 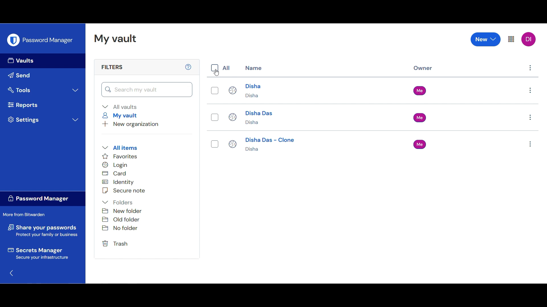 What do you see at coordinates (43, 105) in the screenshot?
I see `Reports` at bounding box center [43, 105].